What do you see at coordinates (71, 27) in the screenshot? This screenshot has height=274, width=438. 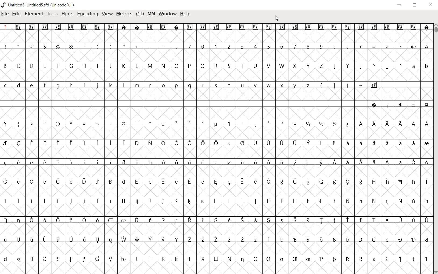 I see `Symbol` at bounding box center [71, 27].